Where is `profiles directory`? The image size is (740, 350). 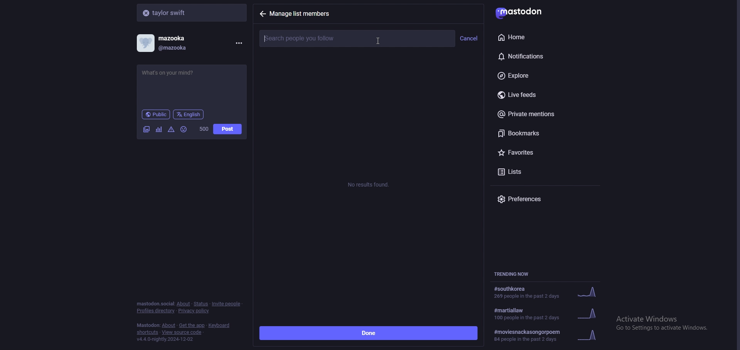 profiles directory is located at coordinates (156, 311).